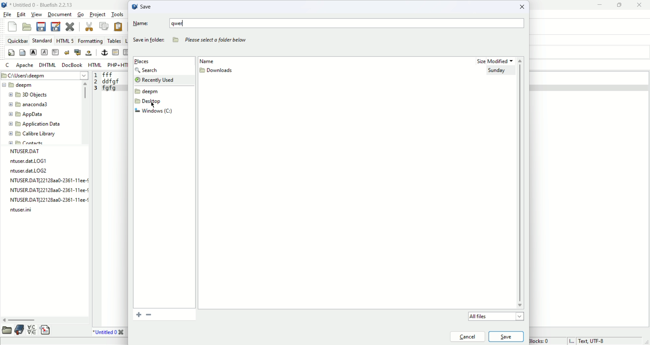 Image resolution: width=650 pixels, height=345 pixels. Describe the element at coordinates (90, 41) in the screenshot. I see `formatting` at that location.